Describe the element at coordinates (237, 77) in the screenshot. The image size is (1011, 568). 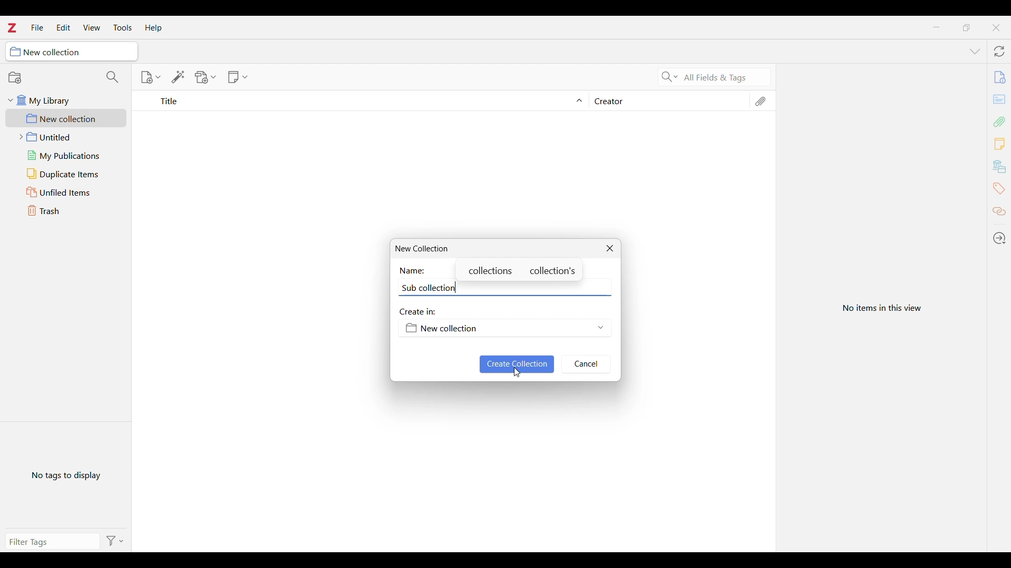
I see `New note options` at that location.